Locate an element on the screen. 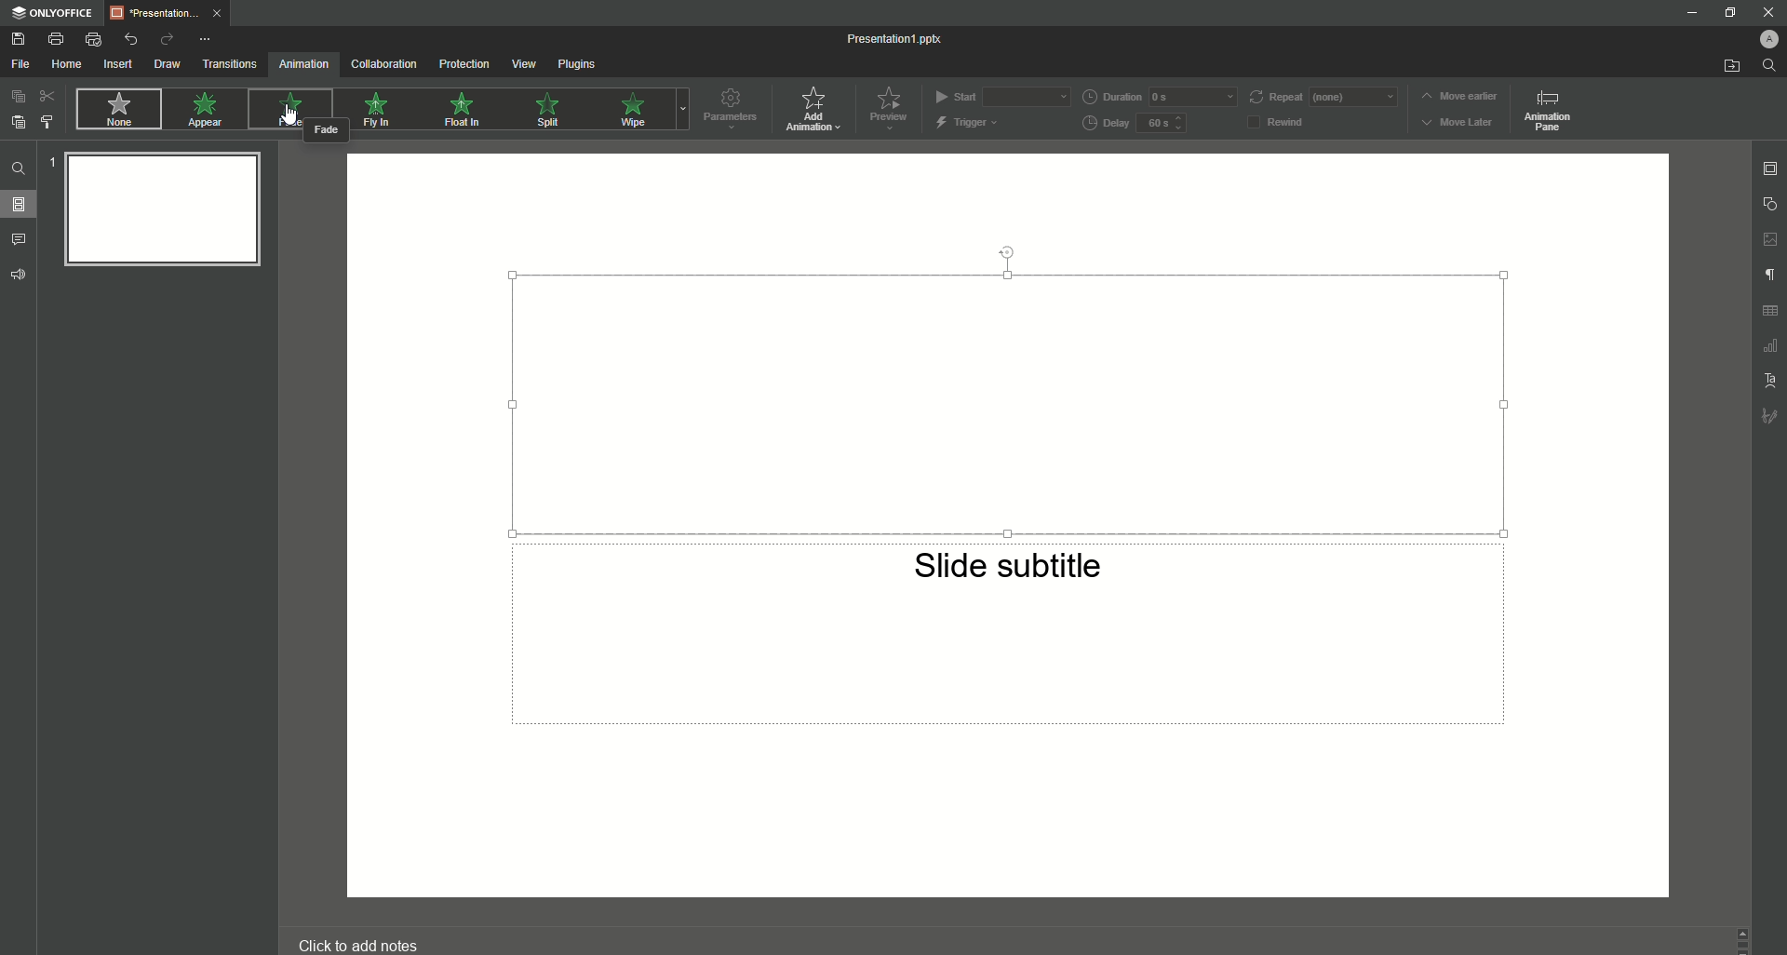 This screenshot has width=1787, height=955. Shape Settings is located at coordinates (1767, 203).